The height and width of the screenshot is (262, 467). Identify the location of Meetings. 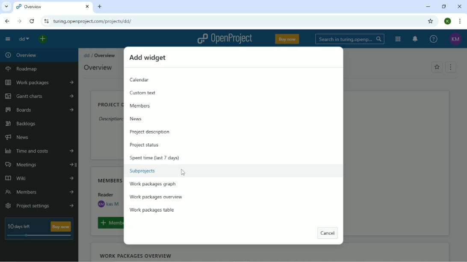
(40, 165).